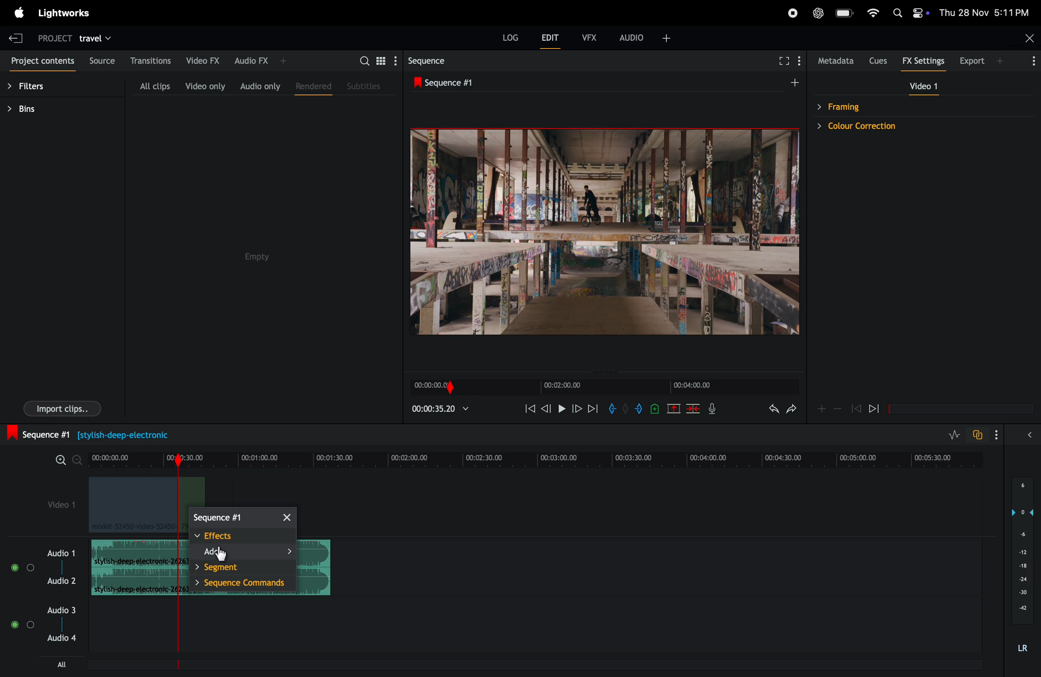 The height and width of the screenshot is (677, 1041). I want to click on light works menu, so click(63, 12).